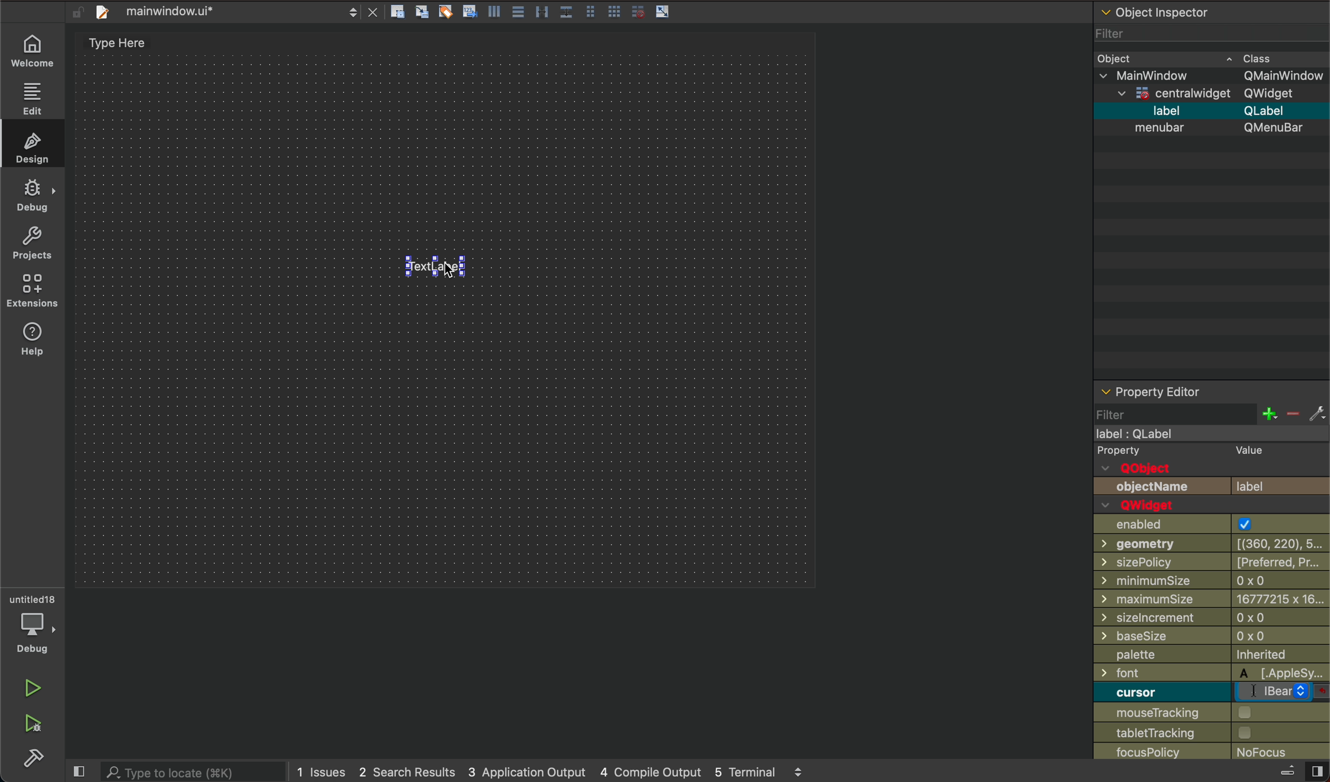  What do you see at coordinates (405, 768) in the screenshot?
I see `2 search results` at bounding box center [405, 768].